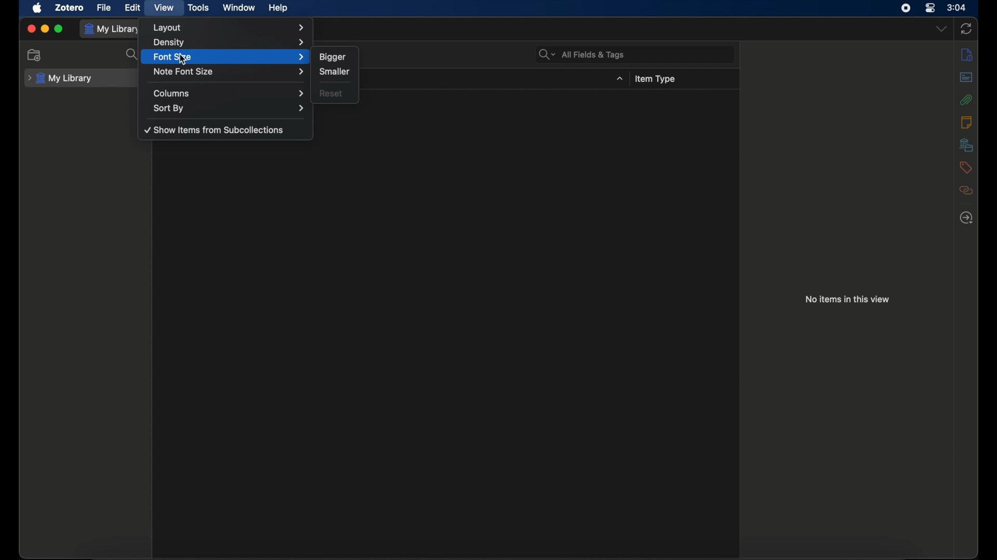 The width and height of the screenshot is (997, 560). Describe the element at coordinates (230, 109) in the screenshot. I see `sort by` at that location.